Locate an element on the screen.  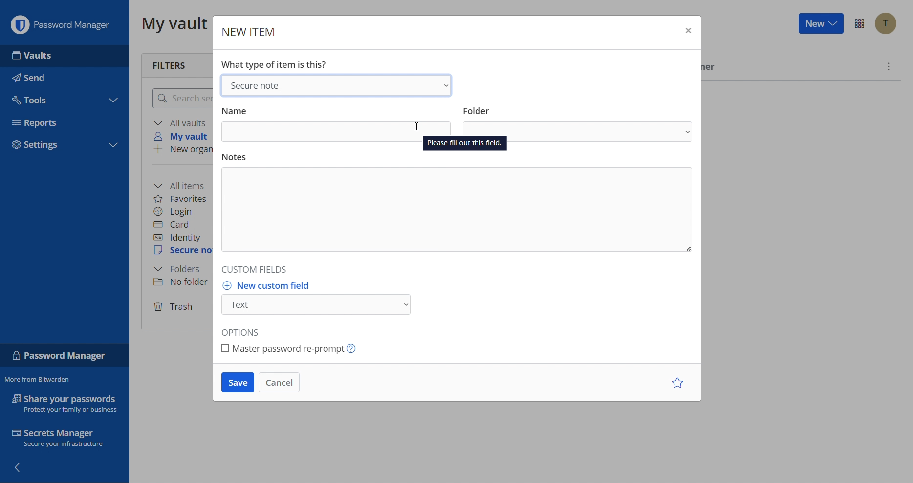
What type of item is this? is located at coordinates (275, 64).